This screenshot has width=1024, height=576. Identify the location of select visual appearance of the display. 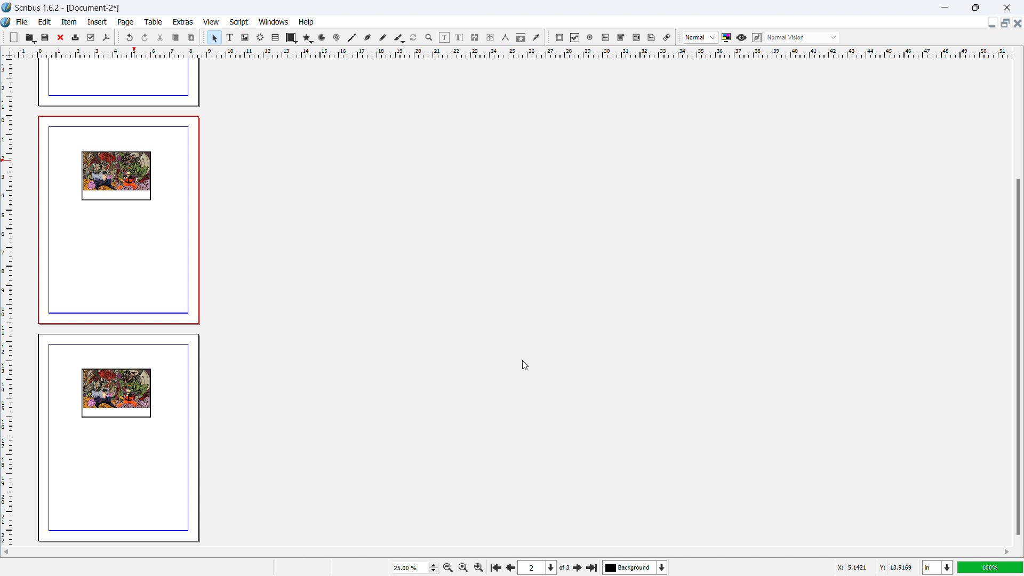
(802, 37).